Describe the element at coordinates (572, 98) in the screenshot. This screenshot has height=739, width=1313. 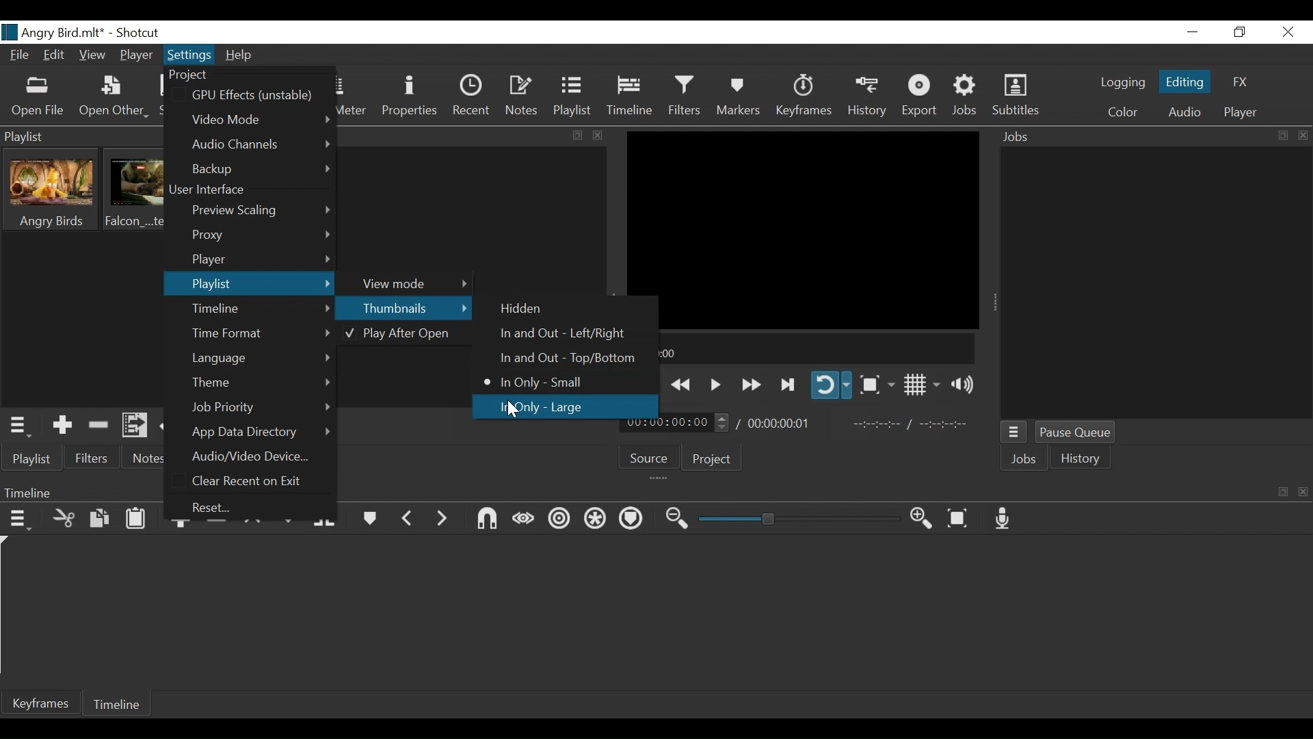
I see `Playlist` at that location.